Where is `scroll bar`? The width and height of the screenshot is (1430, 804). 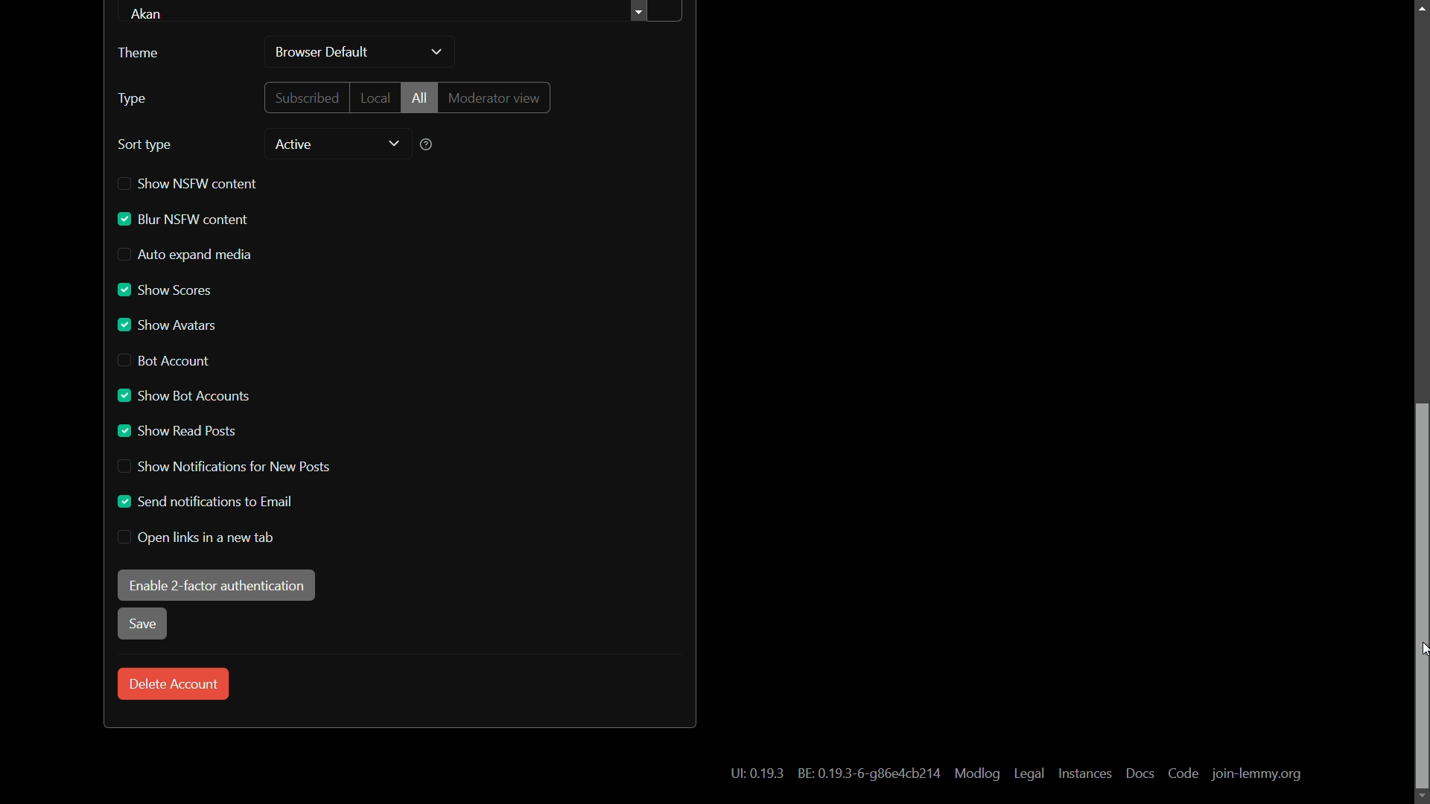 scroll bar is located at coordinates (1421, 597).